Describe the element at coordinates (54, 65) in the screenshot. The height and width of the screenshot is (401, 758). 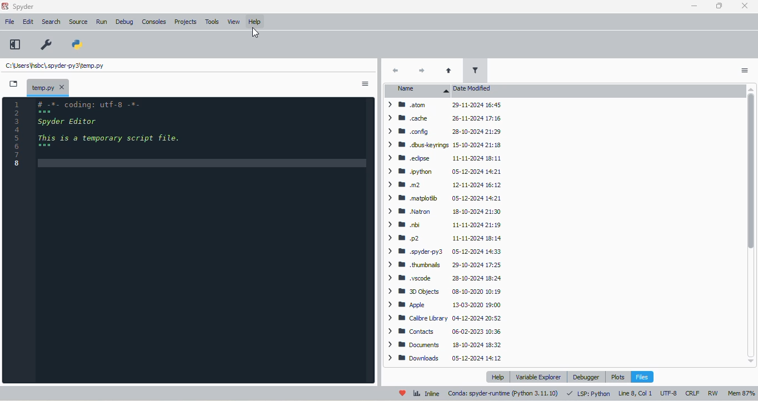
I see `temporary file` at that location.